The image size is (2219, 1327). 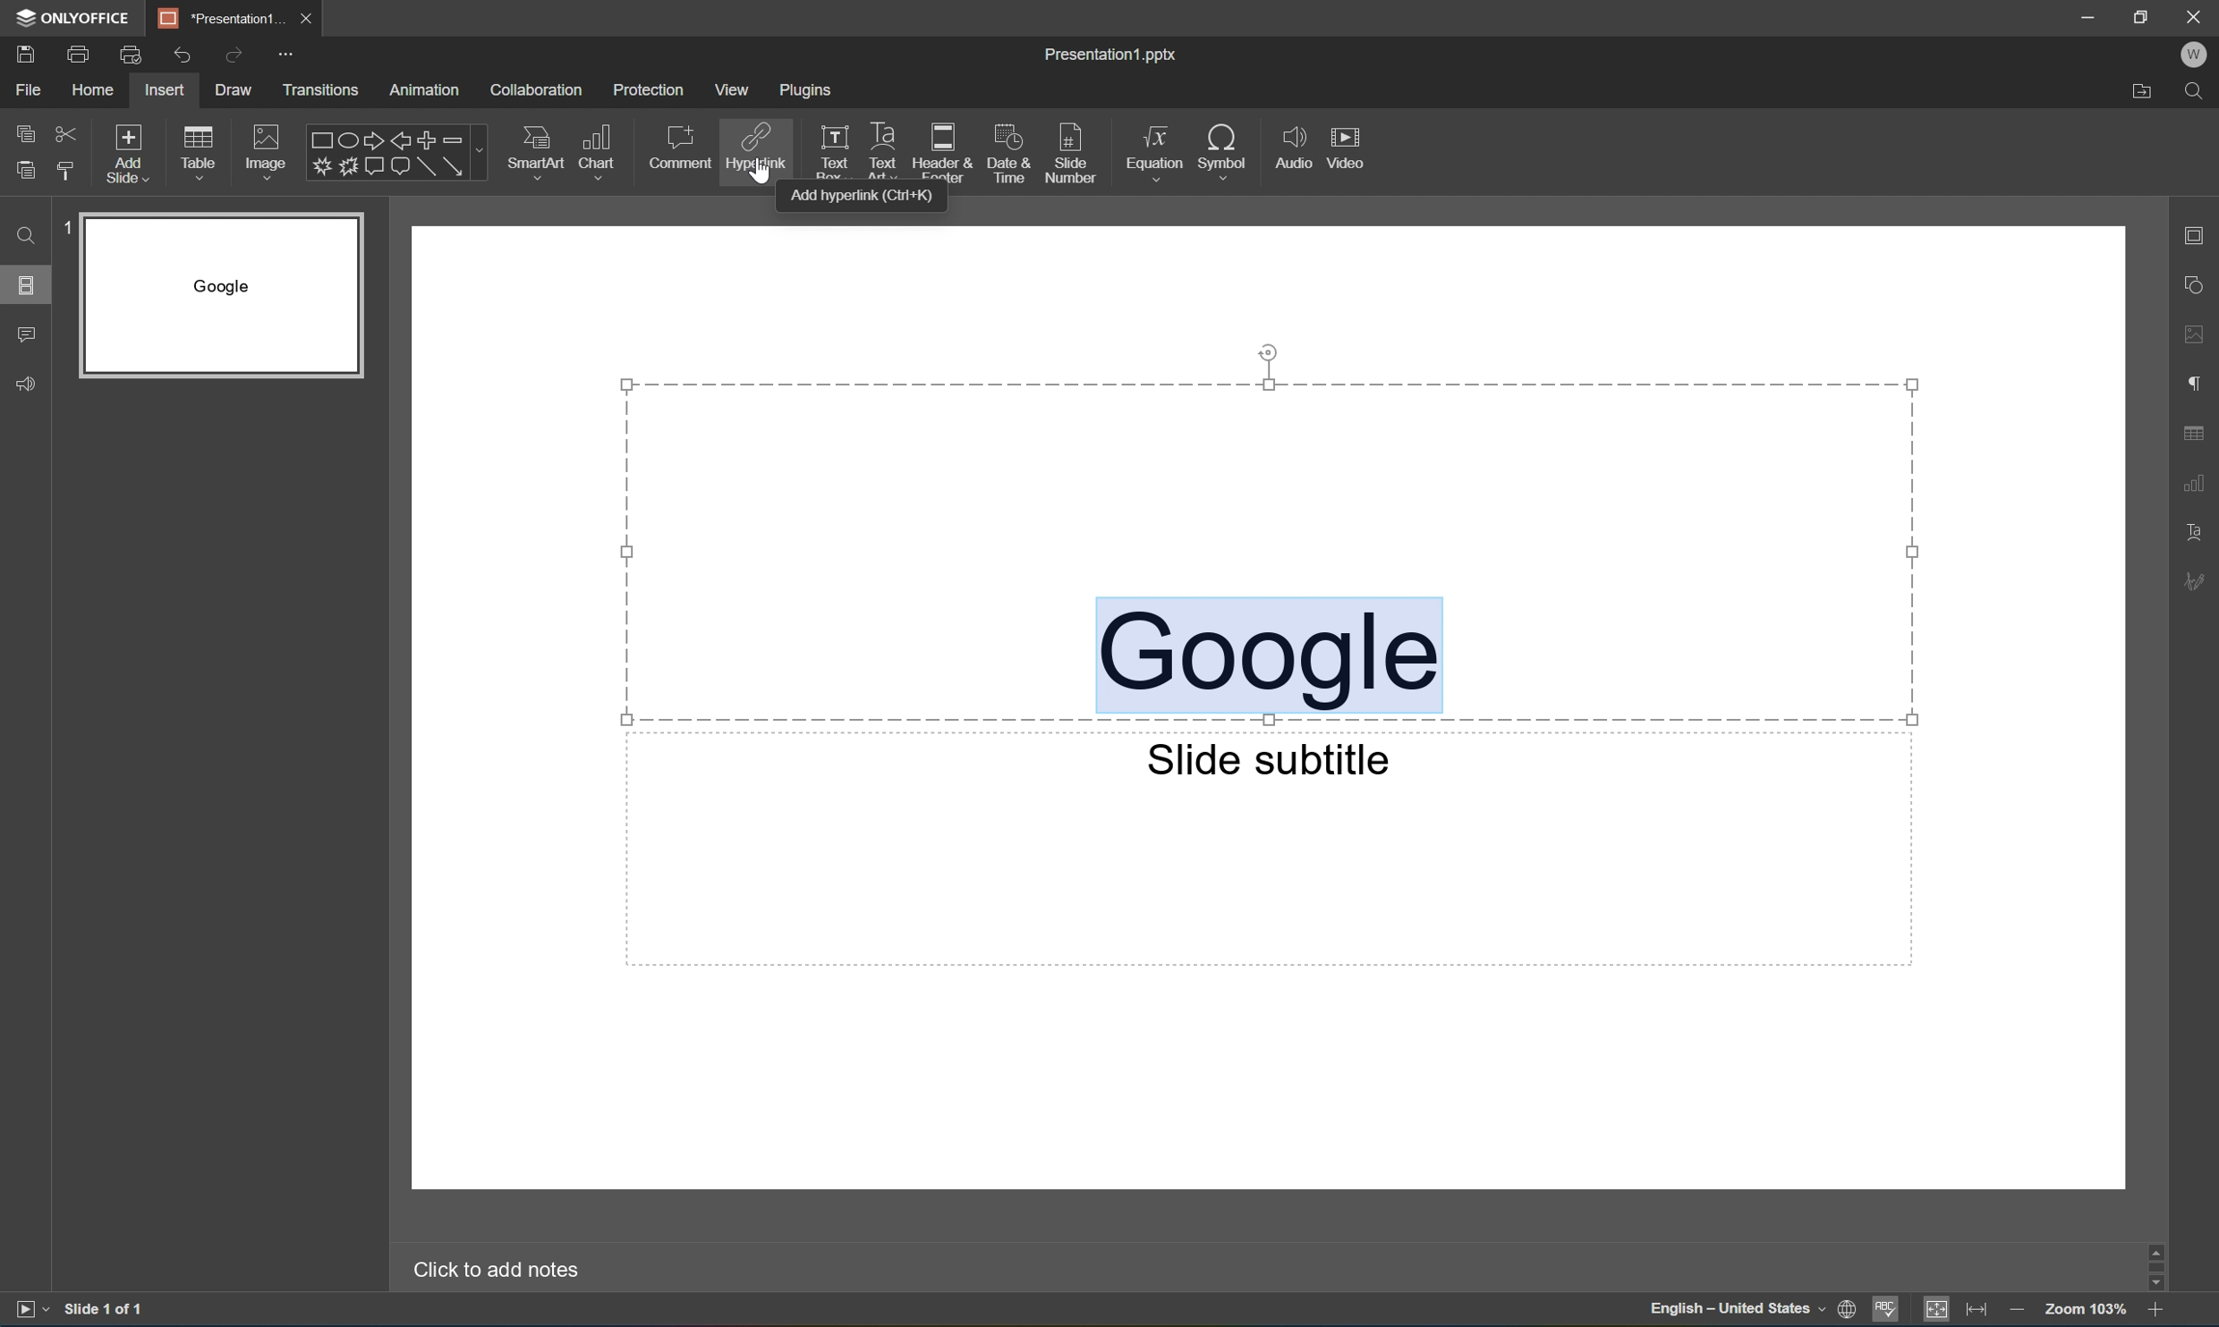 I want to click on Hyperlink, so click(x=753, y=150).